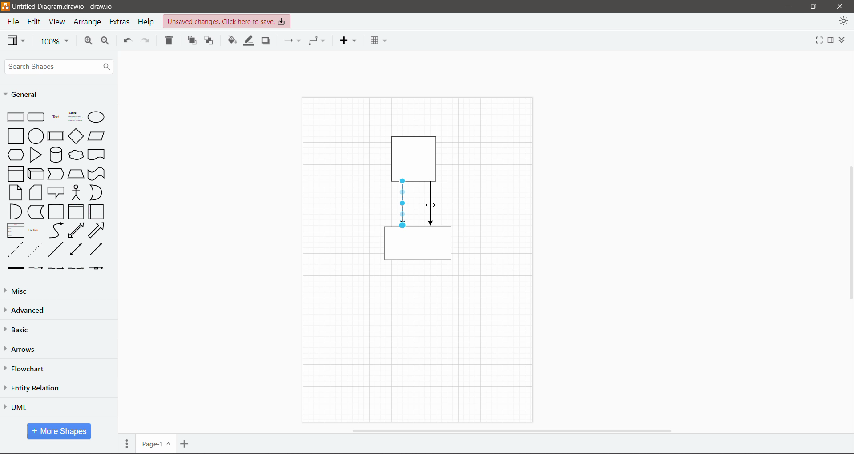 This screenshot has width=854, height=454. What do you see at coordinates (56, 231) in the screenshot?
I see `curve` at bounding box center [56, 231].